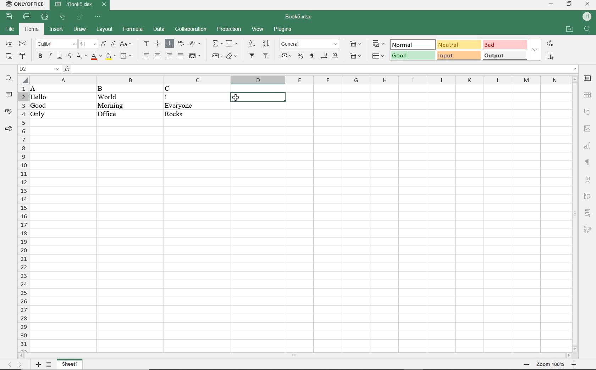 The height and width of the screenshot is (370, 596). Describe the element at coordinates (195, 56) in the screenshot. I see `merge and center` at that location.